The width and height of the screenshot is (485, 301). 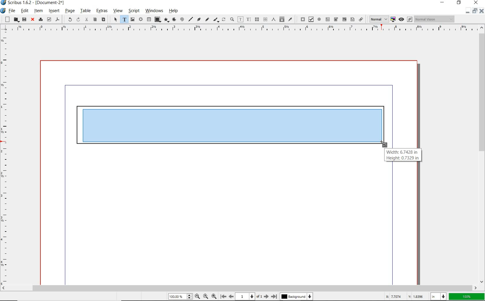 What do you see at coordinates (265, 20) in the screenshot?
I see `measurements` at bounding box center [265, 20].